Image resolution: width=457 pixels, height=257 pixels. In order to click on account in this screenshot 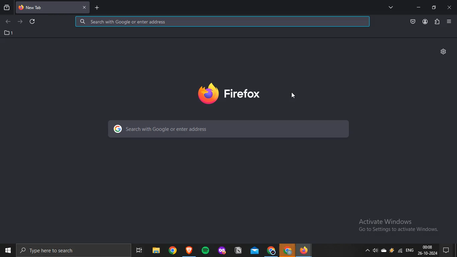, I will do `click(425, 22)`.